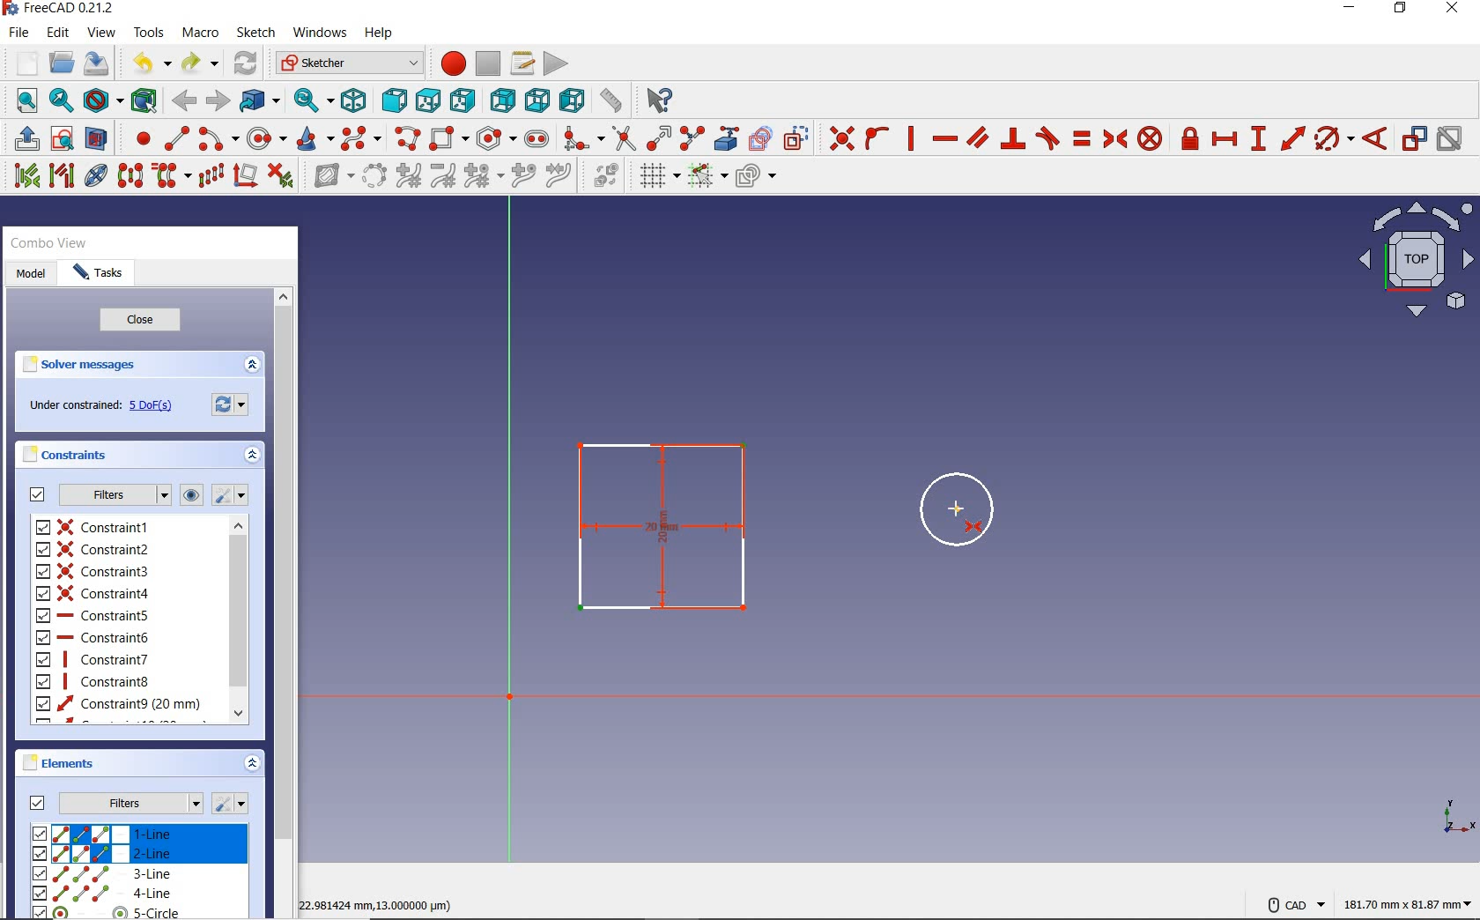 This screenshot has width=1480, height=920. I want to click on convert geometry to b-spline, so click(374, 175).